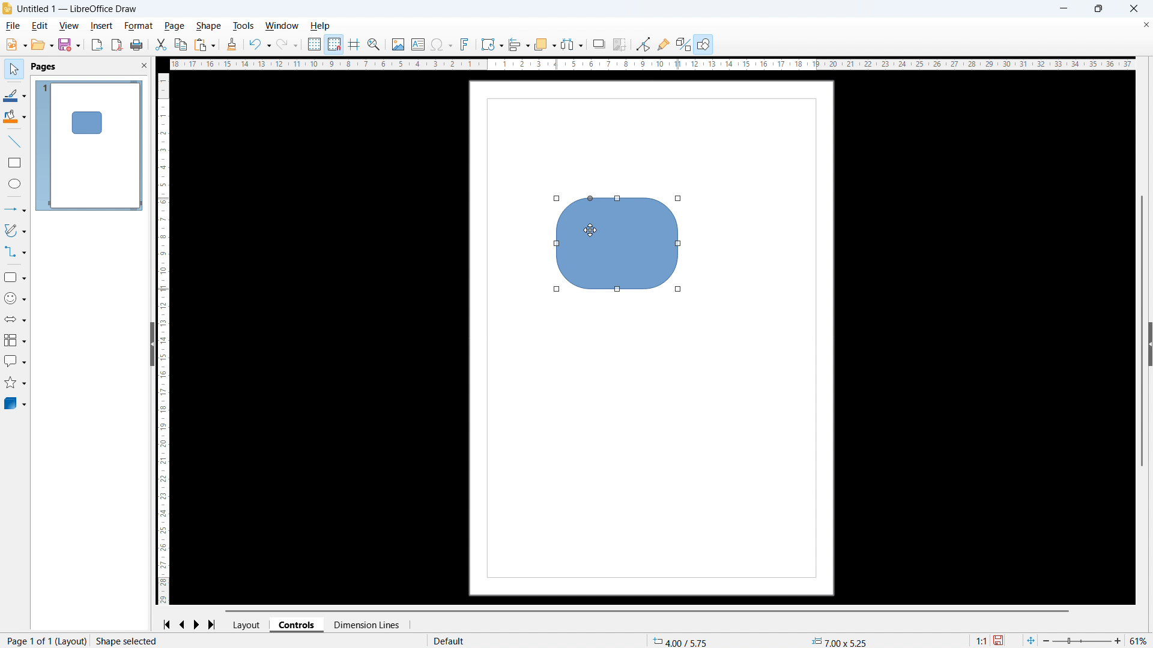 Image resolution: width=1153 pixels, height=648 pixels. I want to click on maximise , so click(1098, 9).